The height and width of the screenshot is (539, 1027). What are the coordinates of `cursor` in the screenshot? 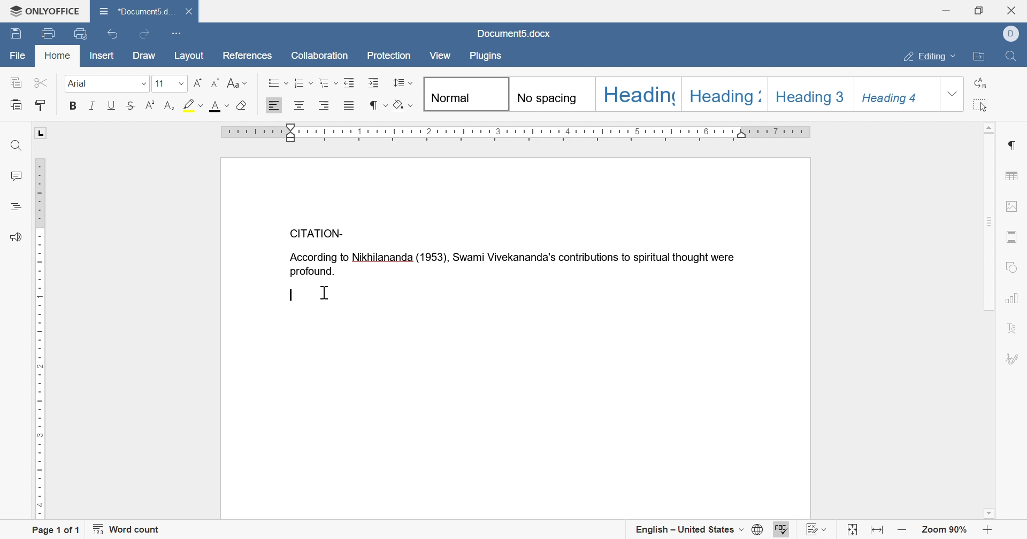 It's located at (326, 292).